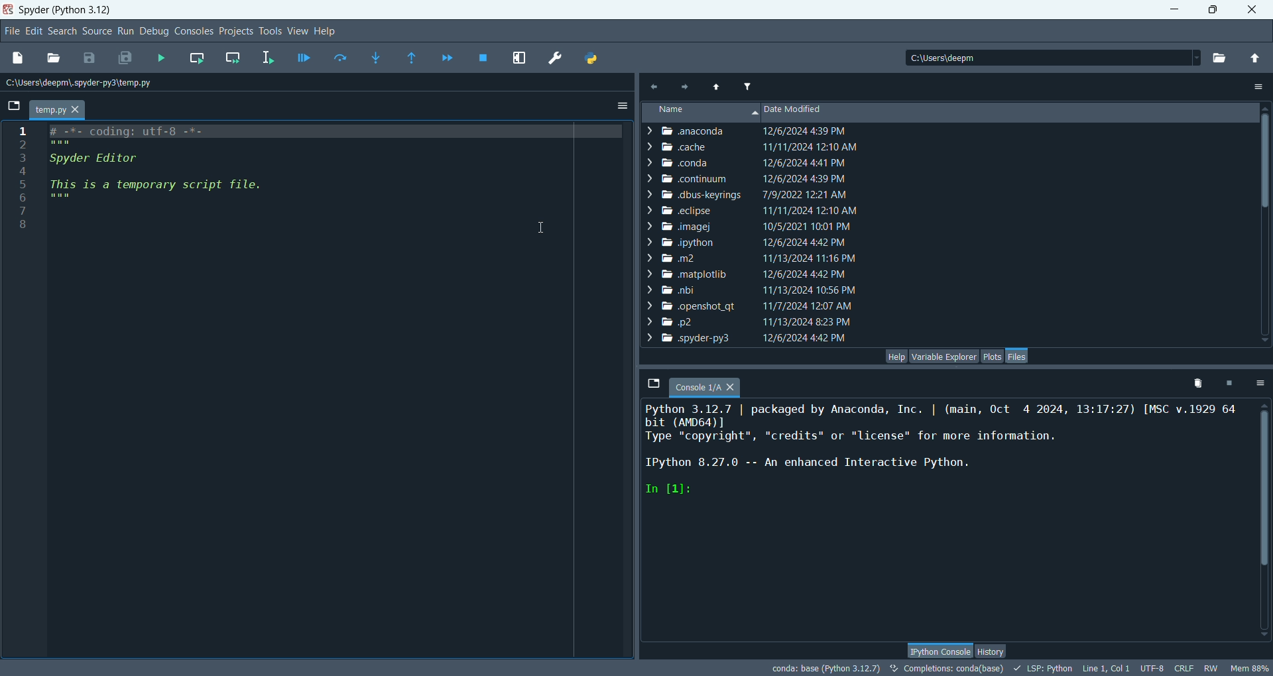 Image resolution: width=1273 pixels, height=676 pixels. What do you see at coordinates (651, 382) in the screenshot?
I see `browse tabs` at bounding box center [651, 382].